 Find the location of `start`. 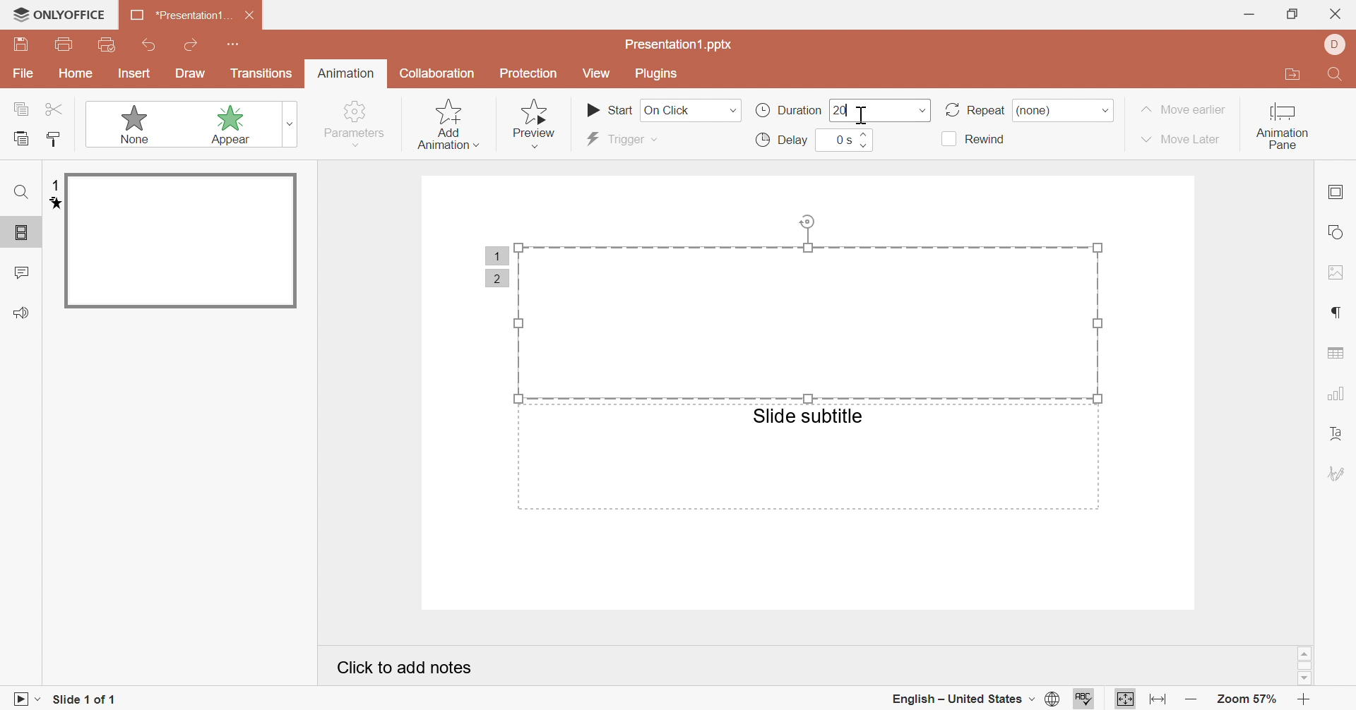

start is located at coordinates (609, 109).